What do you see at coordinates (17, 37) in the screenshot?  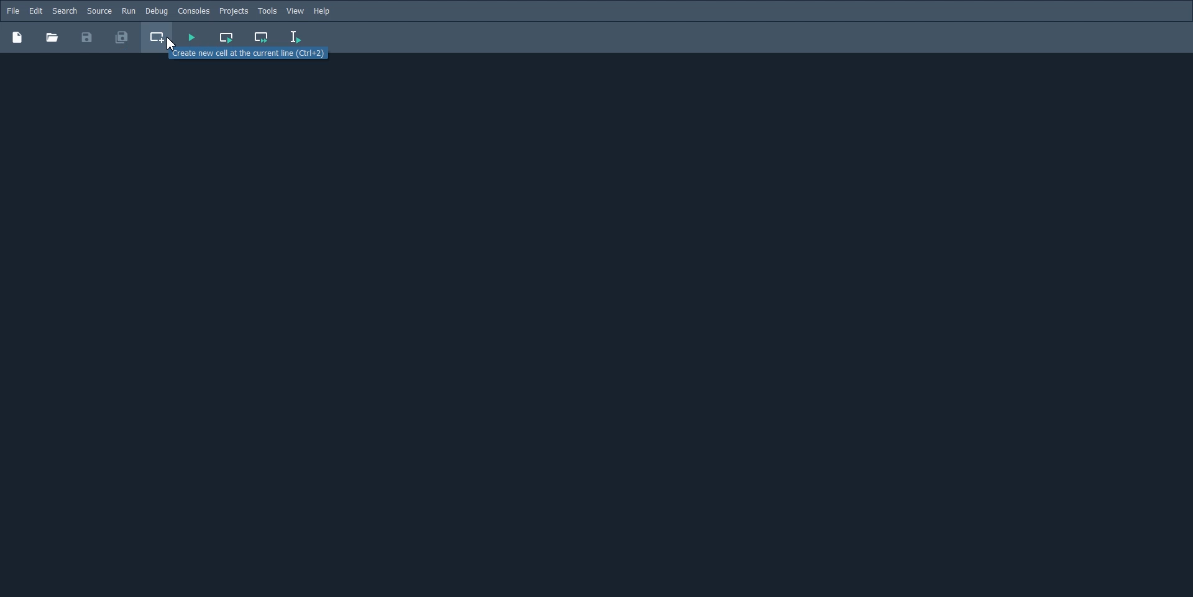 I see `New file` at bounding box center [17, 37].